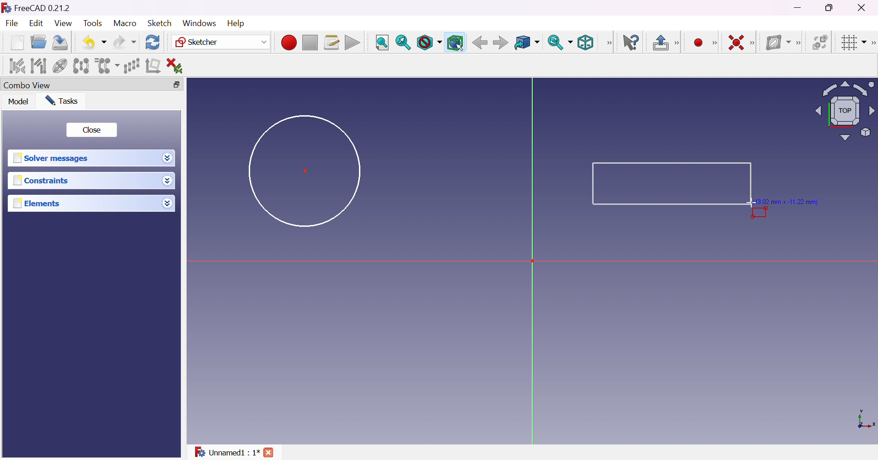  Describe the element at coordinates (91, 130) in the screenshot. I see `Close` at that location.